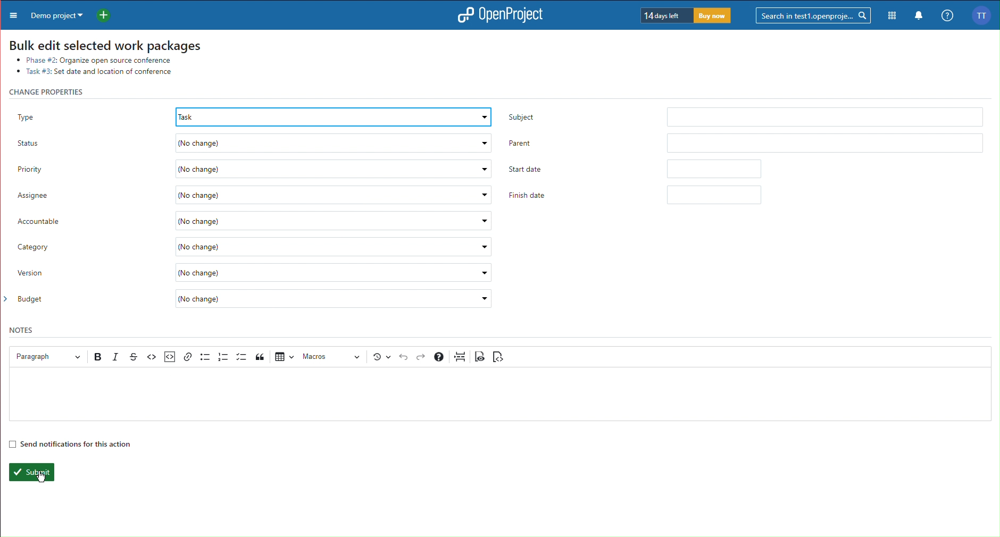 This screenshot has height=537, width=1000. What do you see at coordinates (497, 16) in the screenshot?
I see `OpenProject` at bounding box center [497, 16].